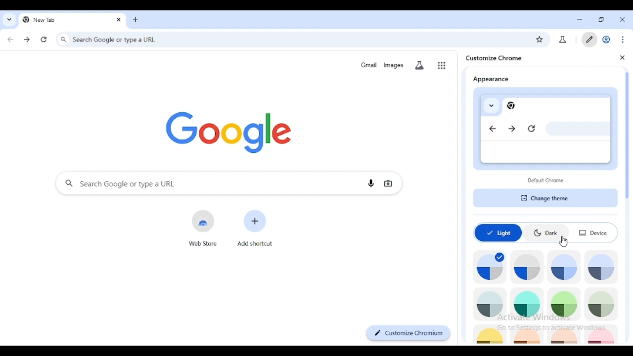  What do you see at coordinates (624, 39) in the screenshot?
I see `customize and control chromium` at bounding box center [624, 39].